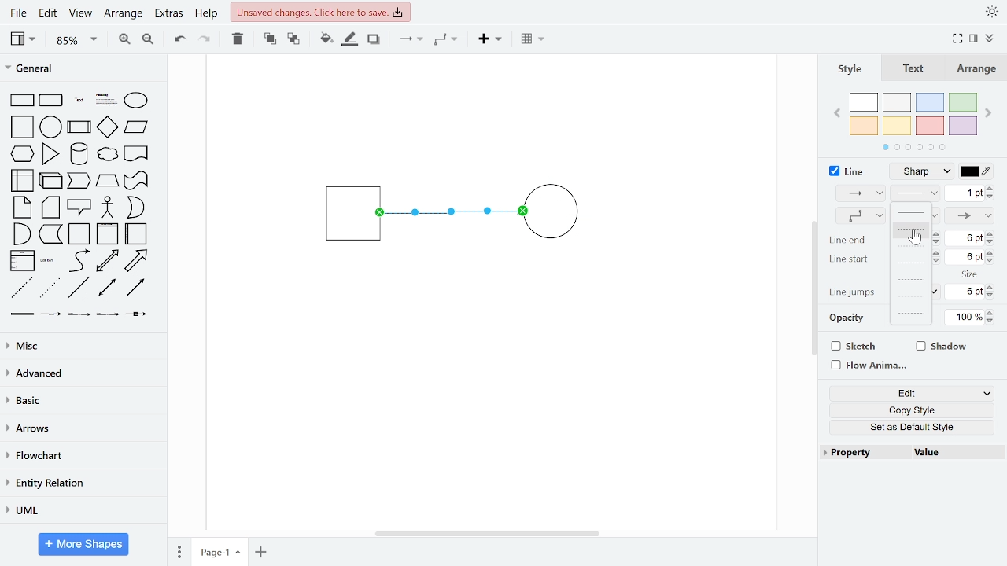  Describe the element at coordinates (847, 320) in the screenshot. I see `opacity` at that location.